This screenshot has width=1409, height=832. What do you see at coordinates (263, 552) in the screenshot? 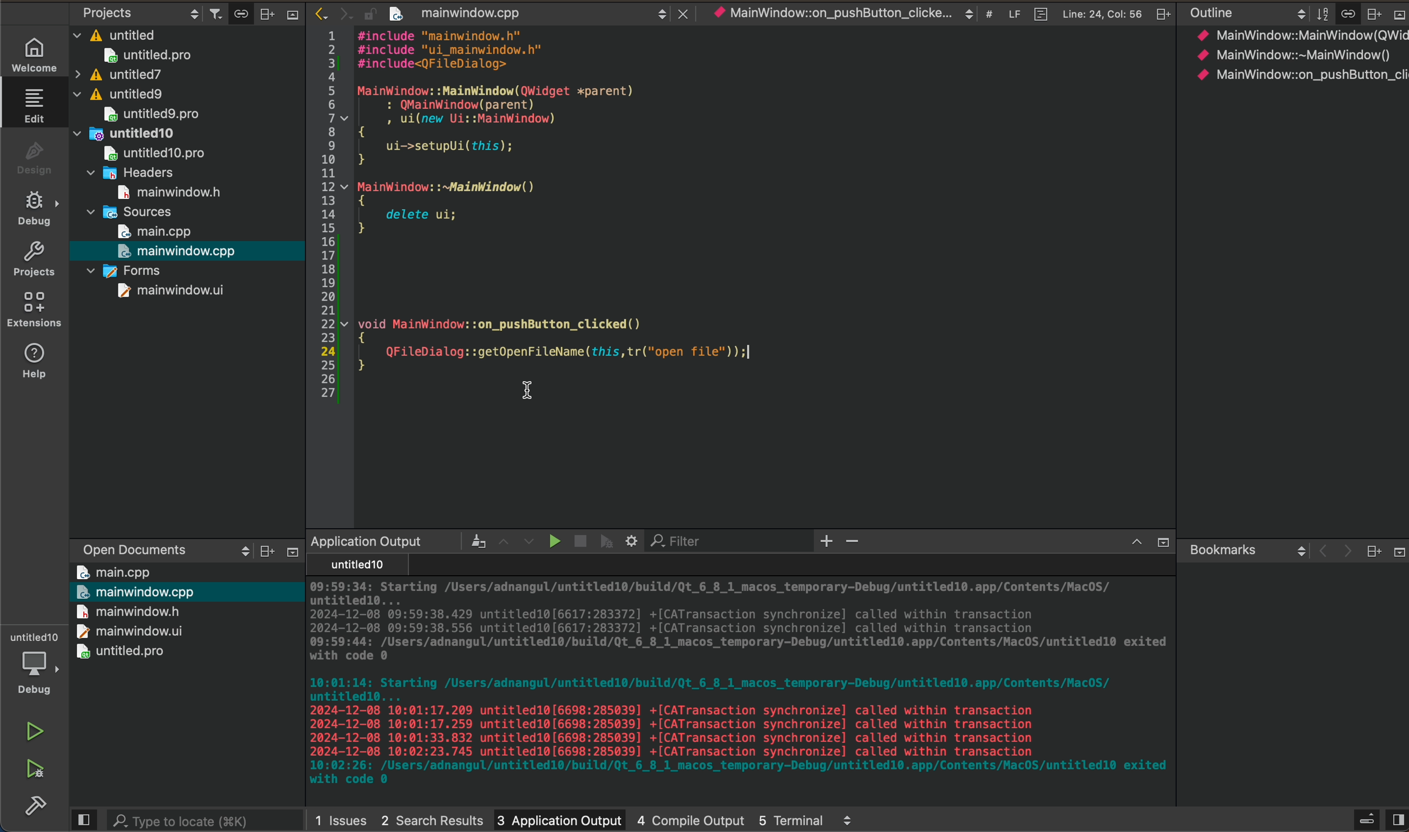
I see `` at bounding box center [263, 552].